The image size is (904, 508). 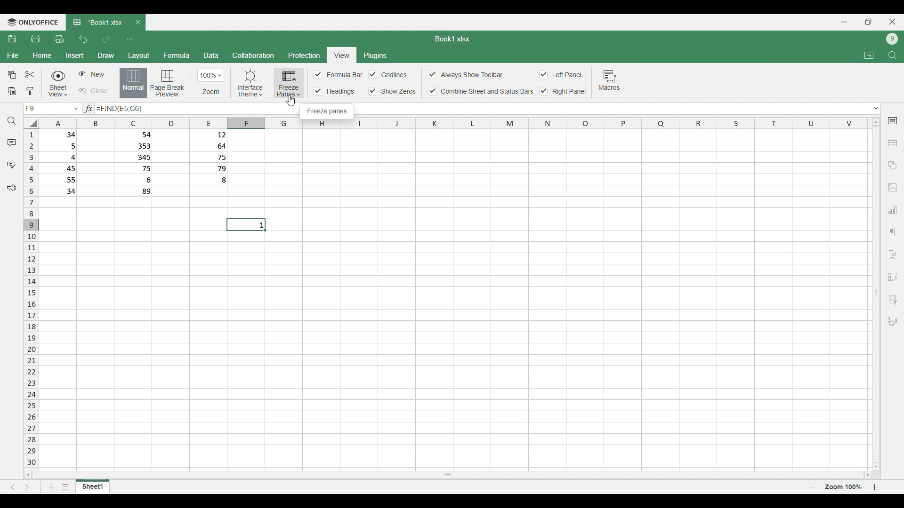 I want to click on Description of selection by cursor, so click(x=327, y=110).